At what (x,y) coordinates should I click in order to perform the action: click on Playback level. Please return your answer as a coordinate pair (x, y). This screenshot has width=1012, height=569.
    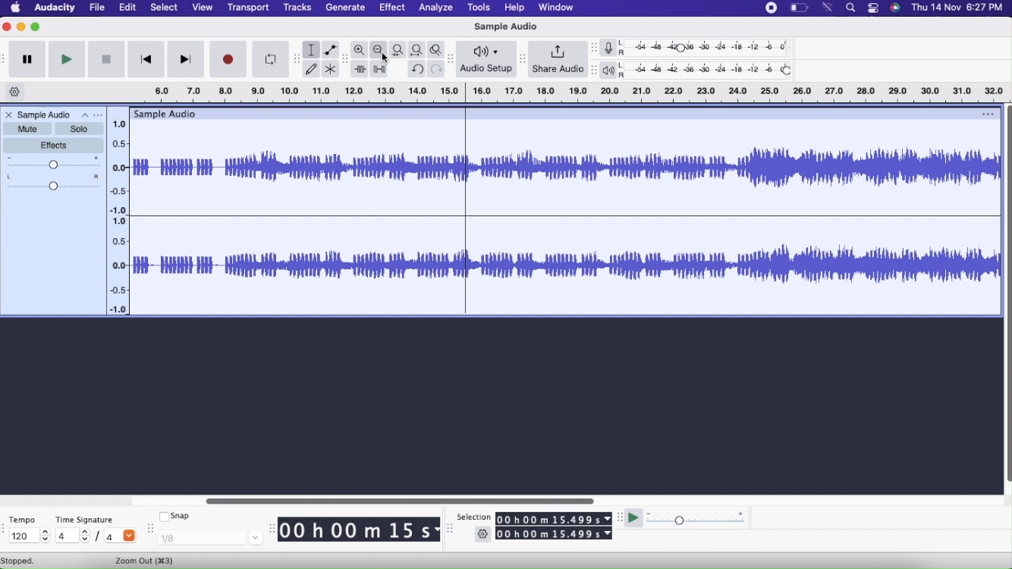
    Looking at the image, I should click on (712, 71).